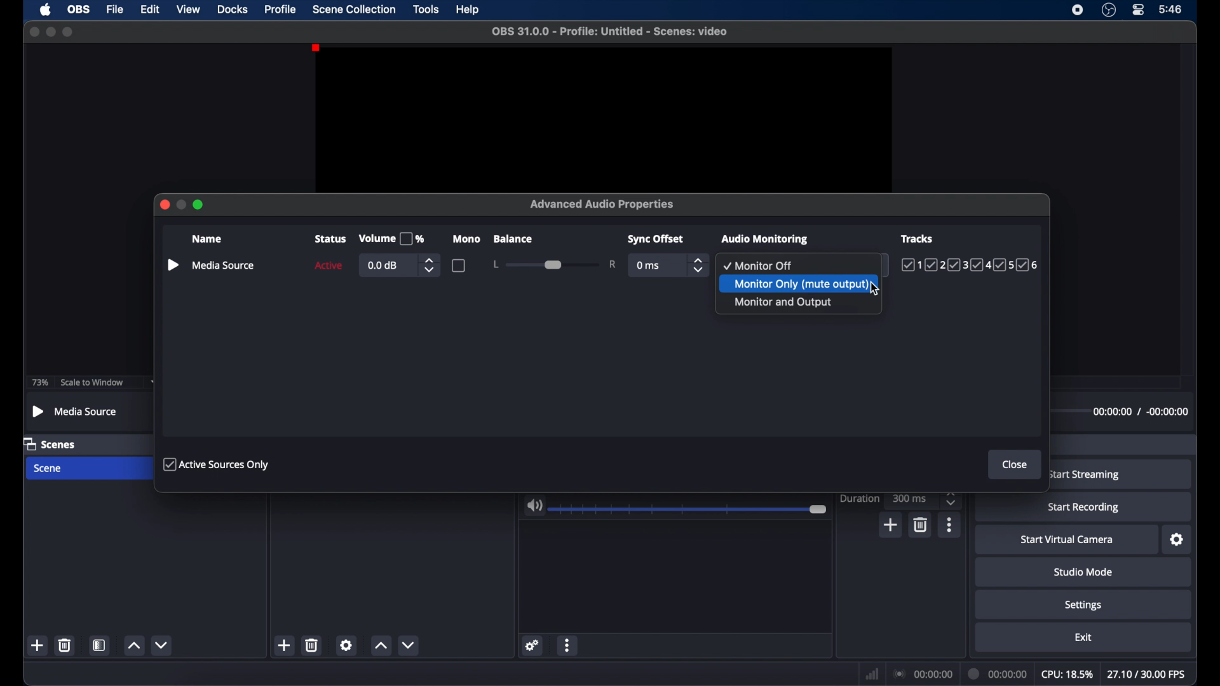 Image resolution: width=1220 pixels, height=686 pixels. Describe the element at coordinates (699, 265) in the screenshot. I see `stepper buttons` at that location.